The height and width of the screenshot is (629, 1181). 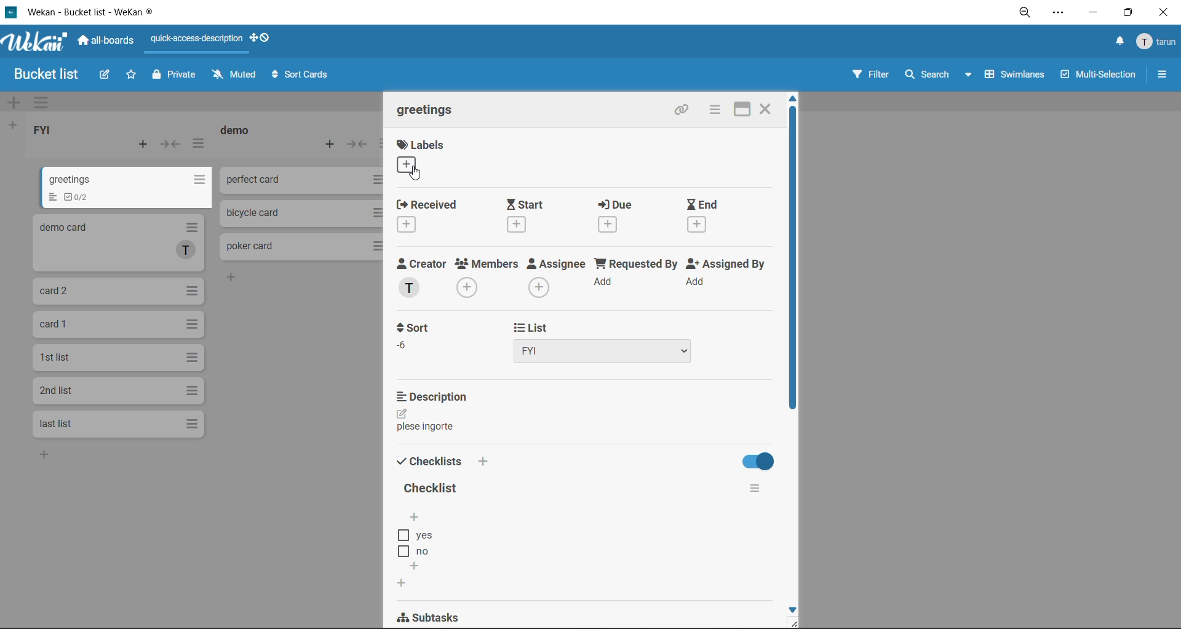 What do you see at coordinates (427, 109) in the screenshot?
I see `card title` at bounding box center [427, 109].